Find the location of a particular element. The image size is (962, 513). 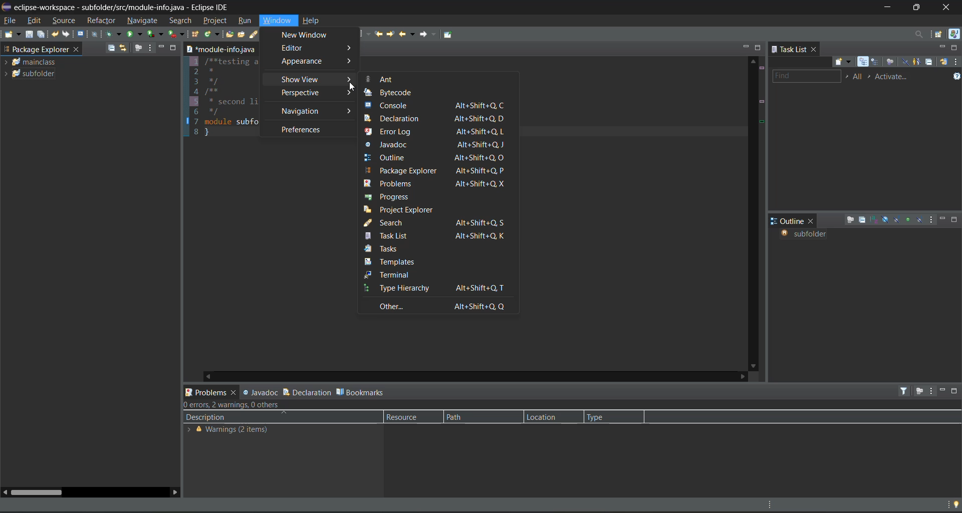

hide completed tasks is located at coordinates (906, 62).